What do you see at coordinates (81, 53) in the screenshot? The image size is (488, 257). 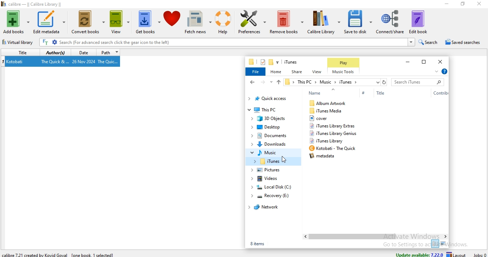 I see `date` at bounding box center [81, 53].